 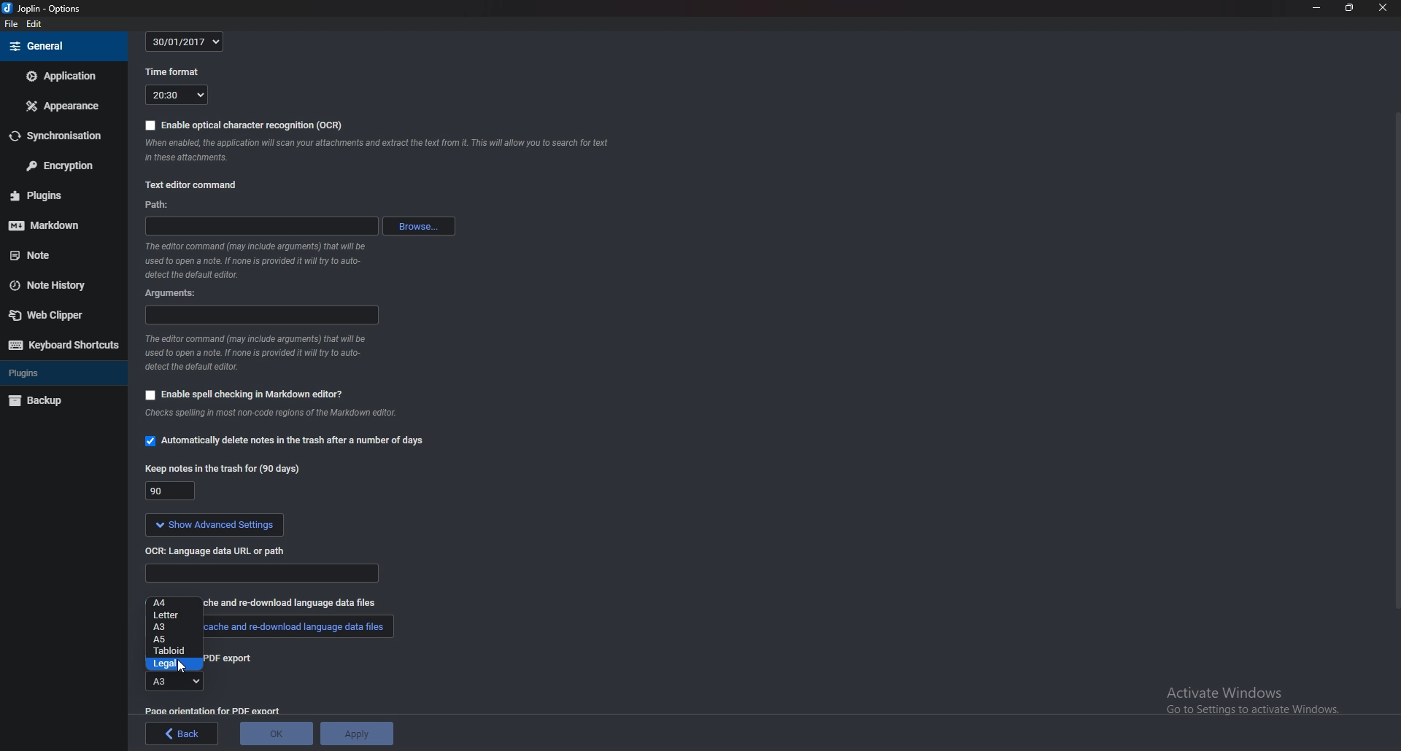 What do you see at coordinates (1317, 8) in the screenshot?
I see `Minimize` at bounding box center [1317, 8].